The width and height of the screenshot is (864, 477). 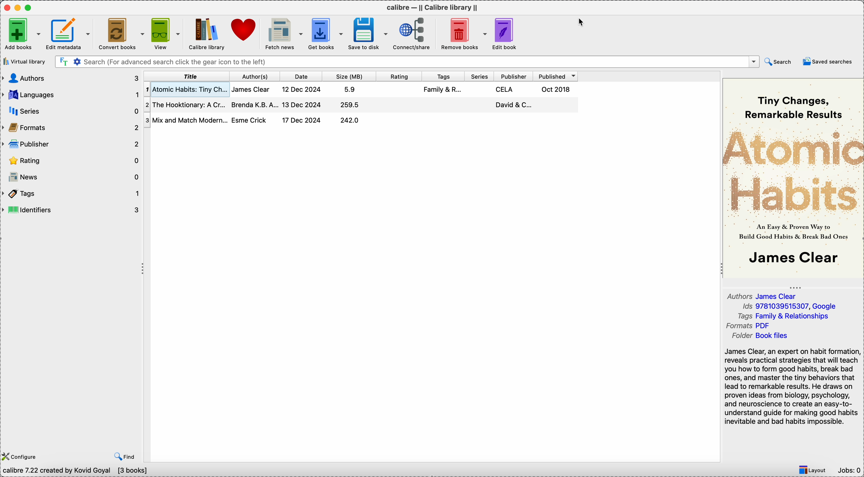 I want to click on Jobs: 0, so click(x=849, y=471).